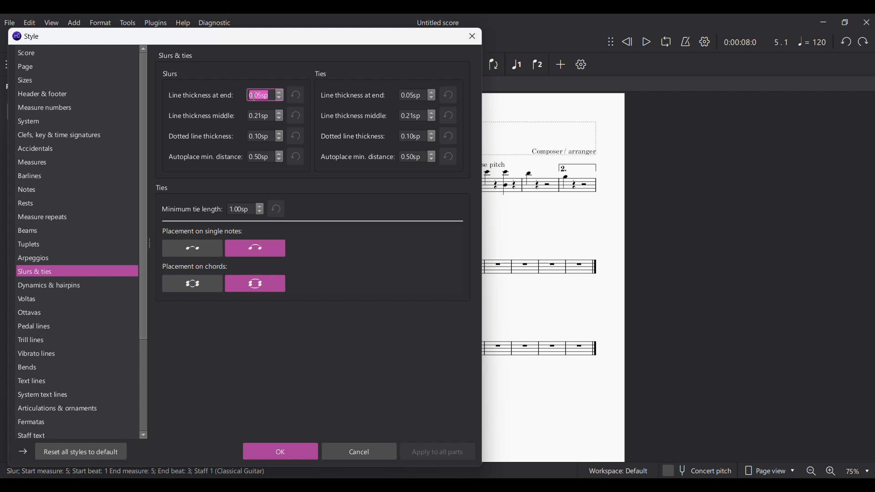  What do you see at coordinates (561, 64) in the screenshot?
I see `Add` at bounding box center [561, 64].